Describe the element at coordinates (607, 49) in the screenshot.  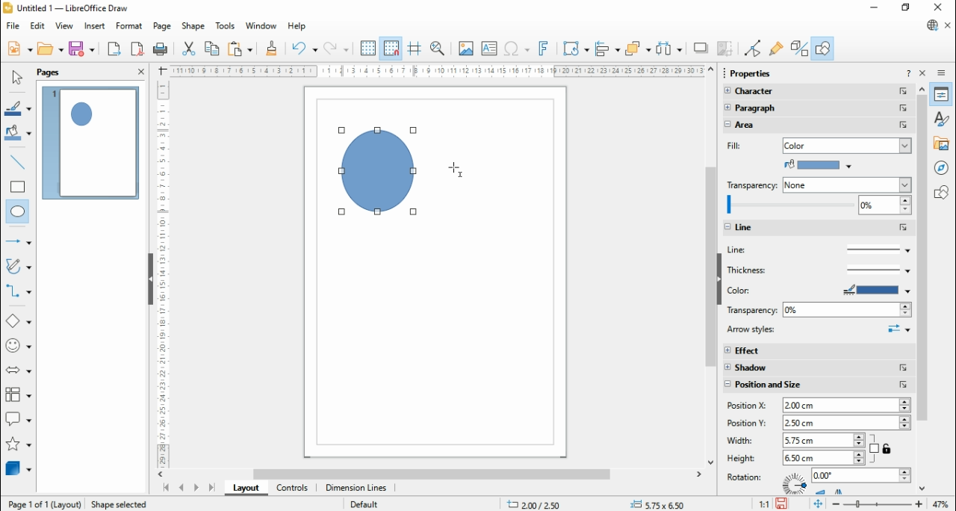
I see `align  objects` at that location.